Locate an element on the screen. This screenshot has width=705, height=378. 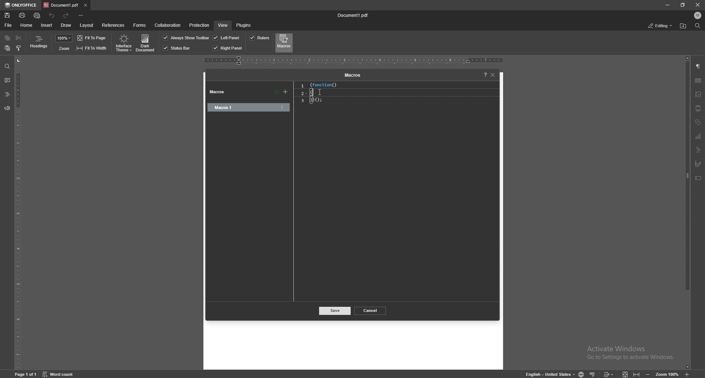
close is located at coordinates (699, 5).